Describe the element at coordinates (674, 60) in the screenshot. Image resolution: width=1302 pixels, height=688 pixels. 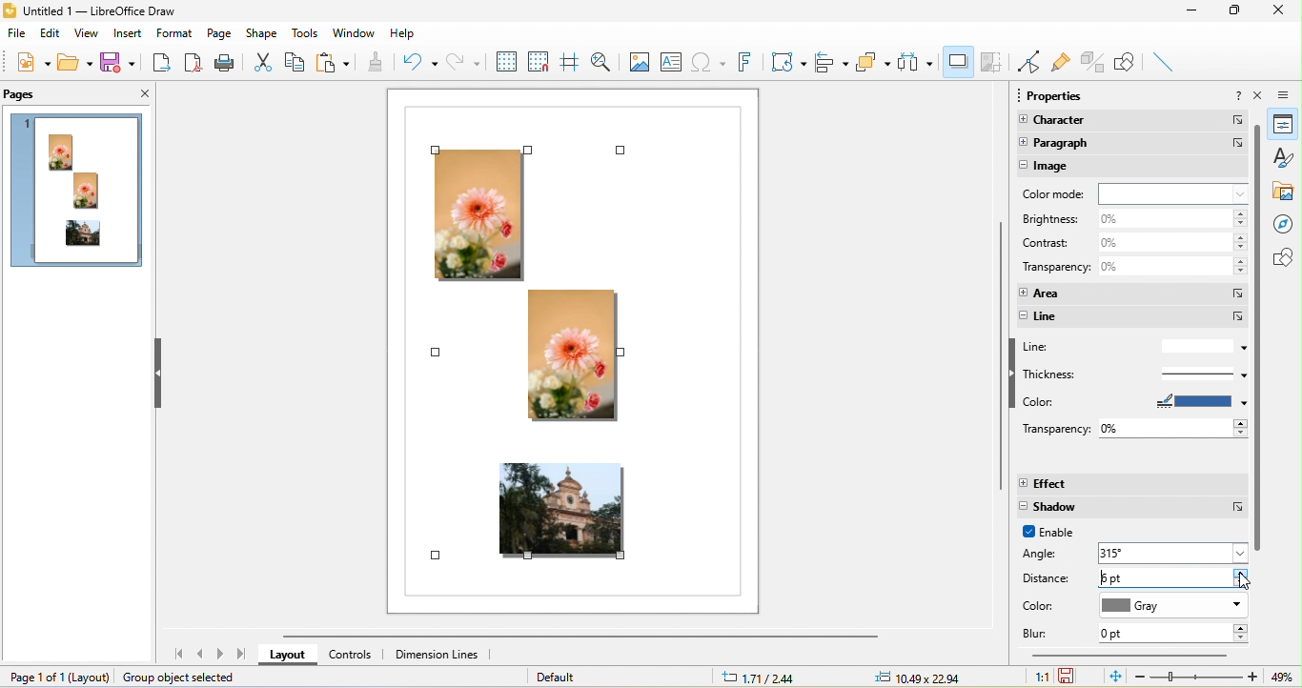
I see `text box` at that location.